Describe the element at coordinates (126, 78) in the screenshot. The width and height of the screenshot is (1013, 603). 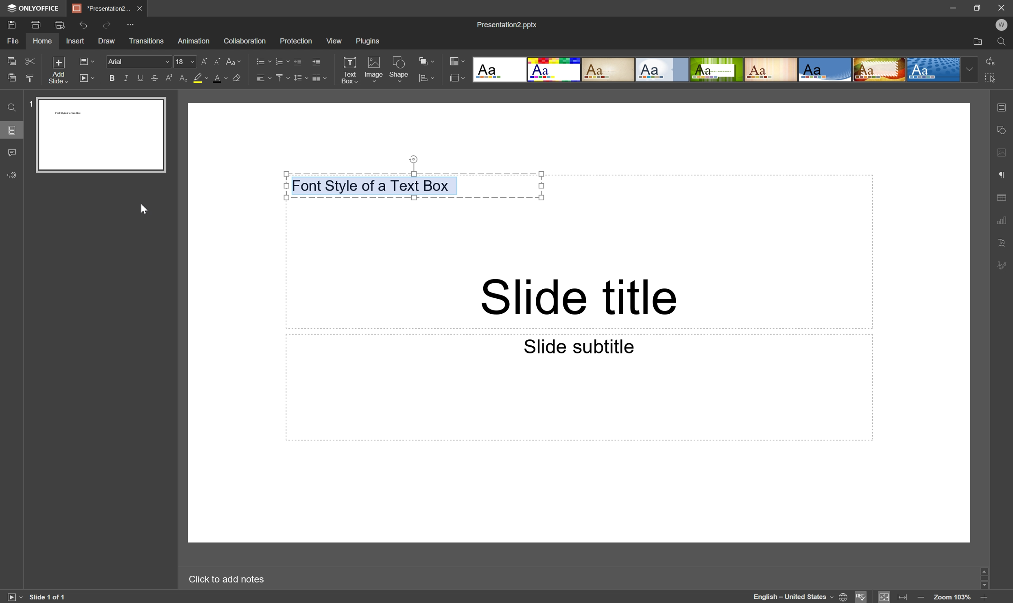
I see `Italic` at that location.